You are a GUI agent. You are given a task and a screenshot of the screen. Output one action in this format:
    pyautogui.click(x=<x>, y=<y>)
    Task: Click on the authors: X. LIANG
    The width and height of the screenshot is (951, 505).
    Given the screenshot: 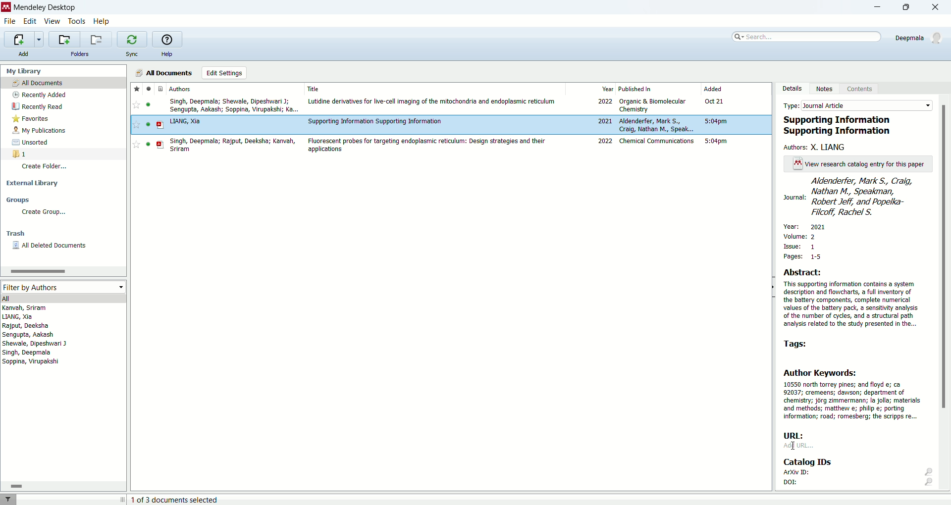 What is the action you would take?
    pyautogui.click(x=817, y=147)
    